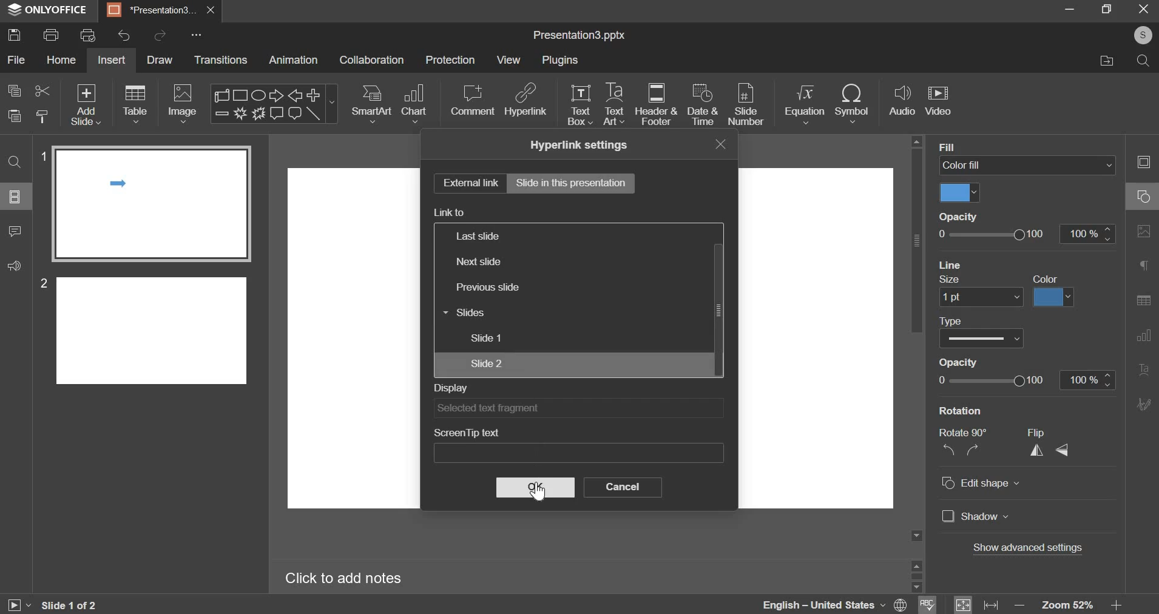  I want to click on slide number, so click(746, 106).